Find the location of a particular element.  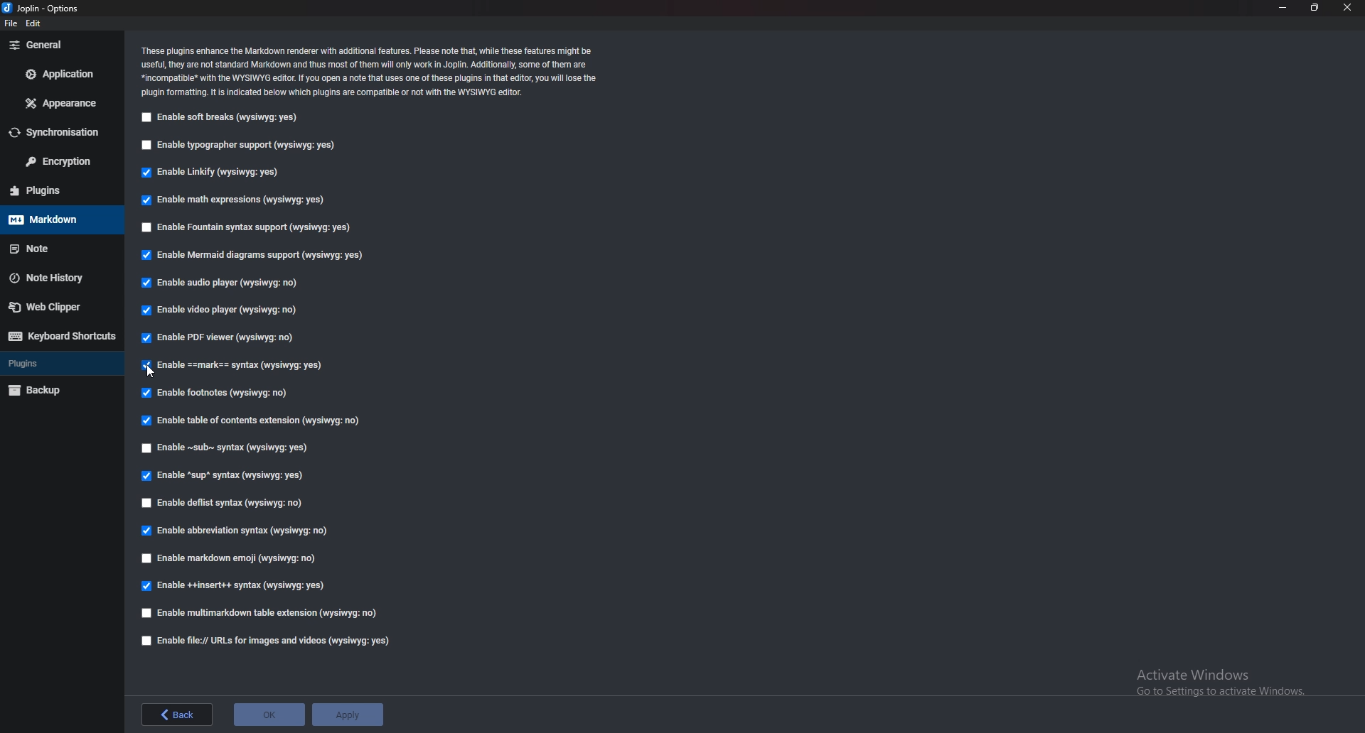

enable soft breaks is located at coordinates (222, 118).